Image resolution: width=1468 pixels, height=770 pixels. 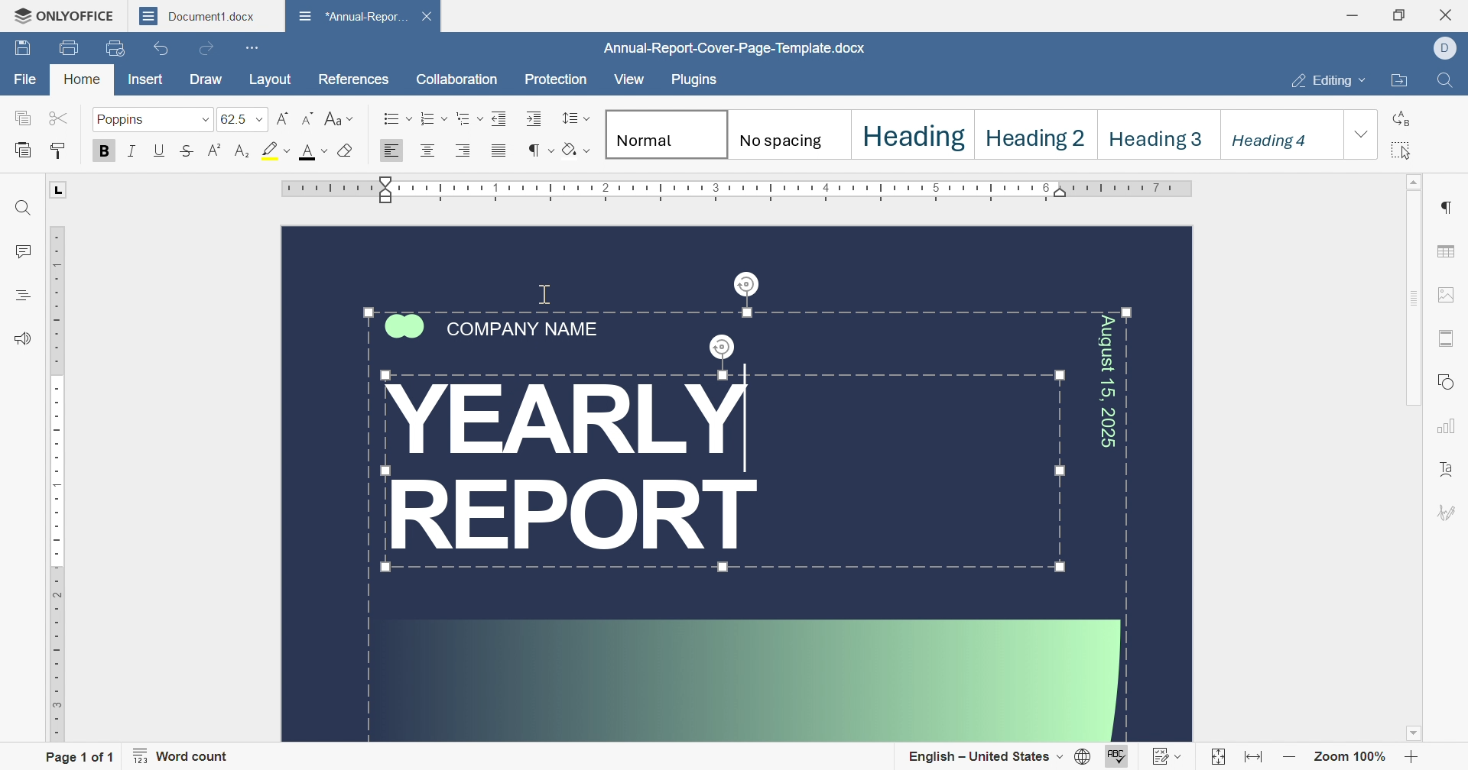 I want to click on Document1.docx, so click(x=727, y=49).